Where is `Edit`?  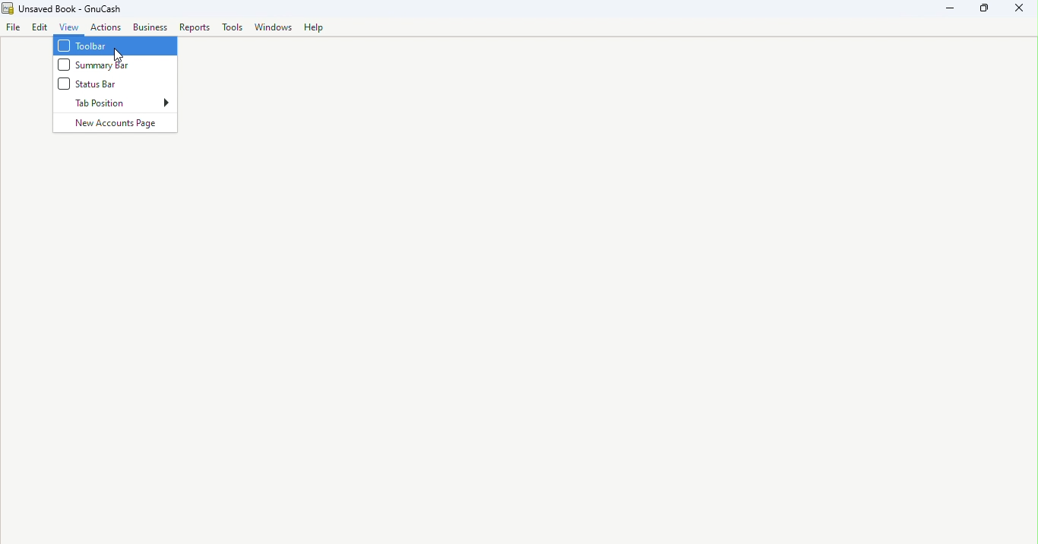 Edit is located at coordinates (41, 29).